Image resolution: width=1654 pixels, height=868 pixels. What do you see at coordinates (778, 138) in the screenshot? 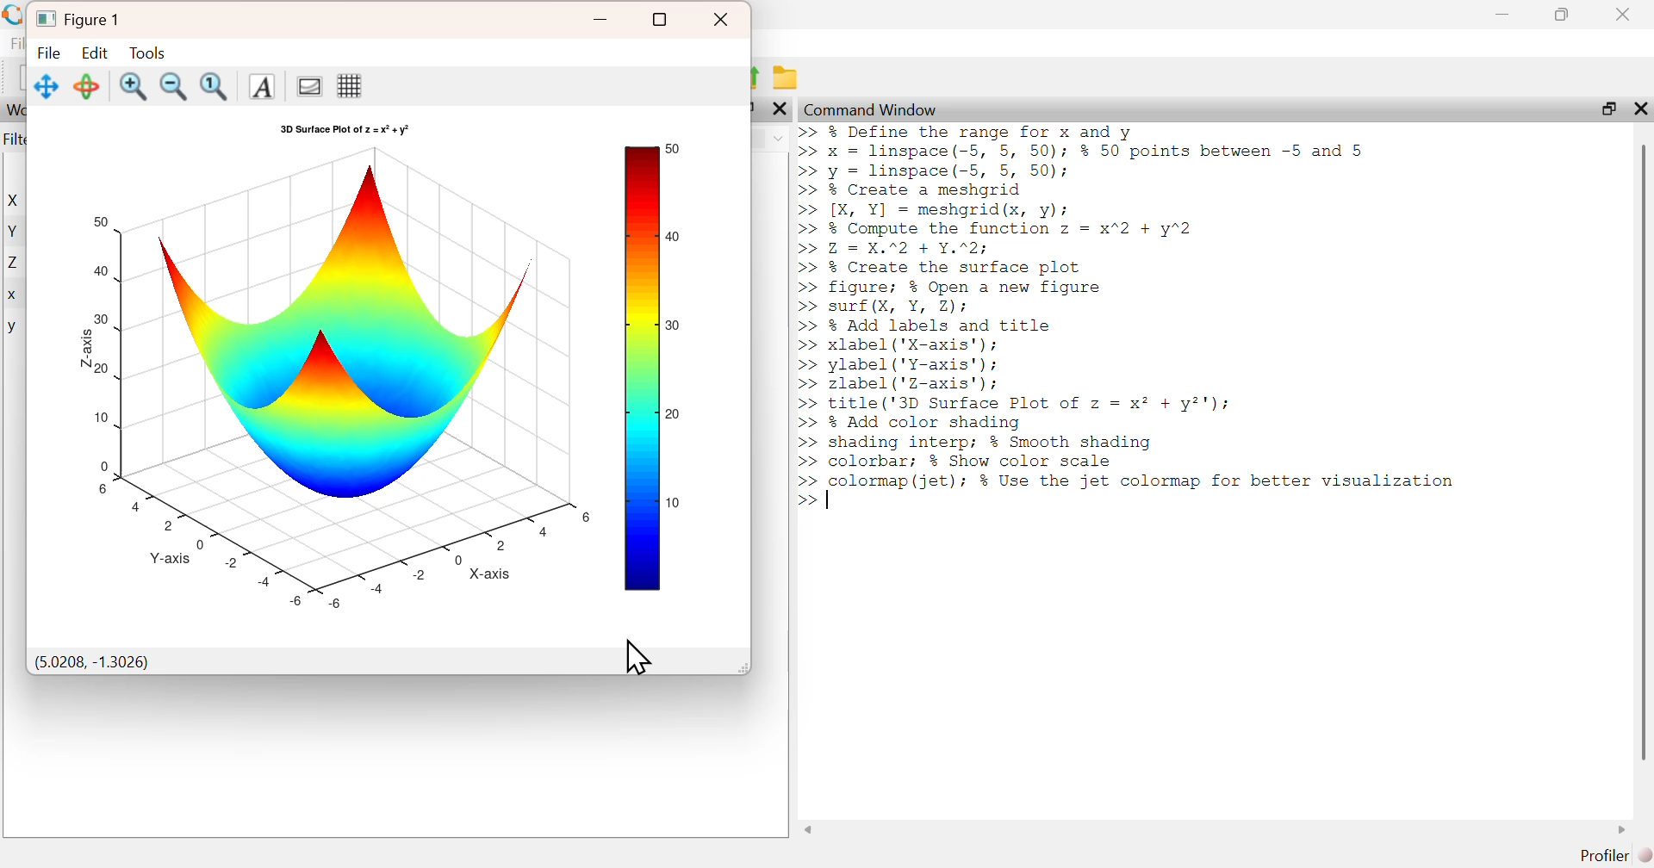
I see `dropdown` at bounding box center [778, 138].